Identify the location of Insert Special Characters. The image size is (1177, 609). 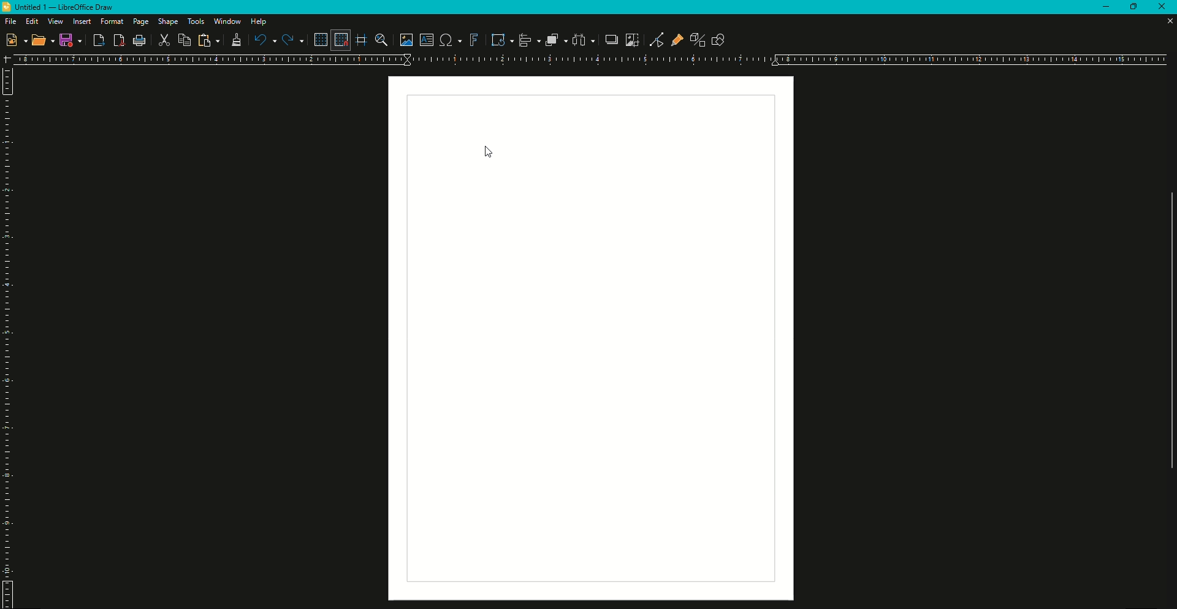
(452, 40).